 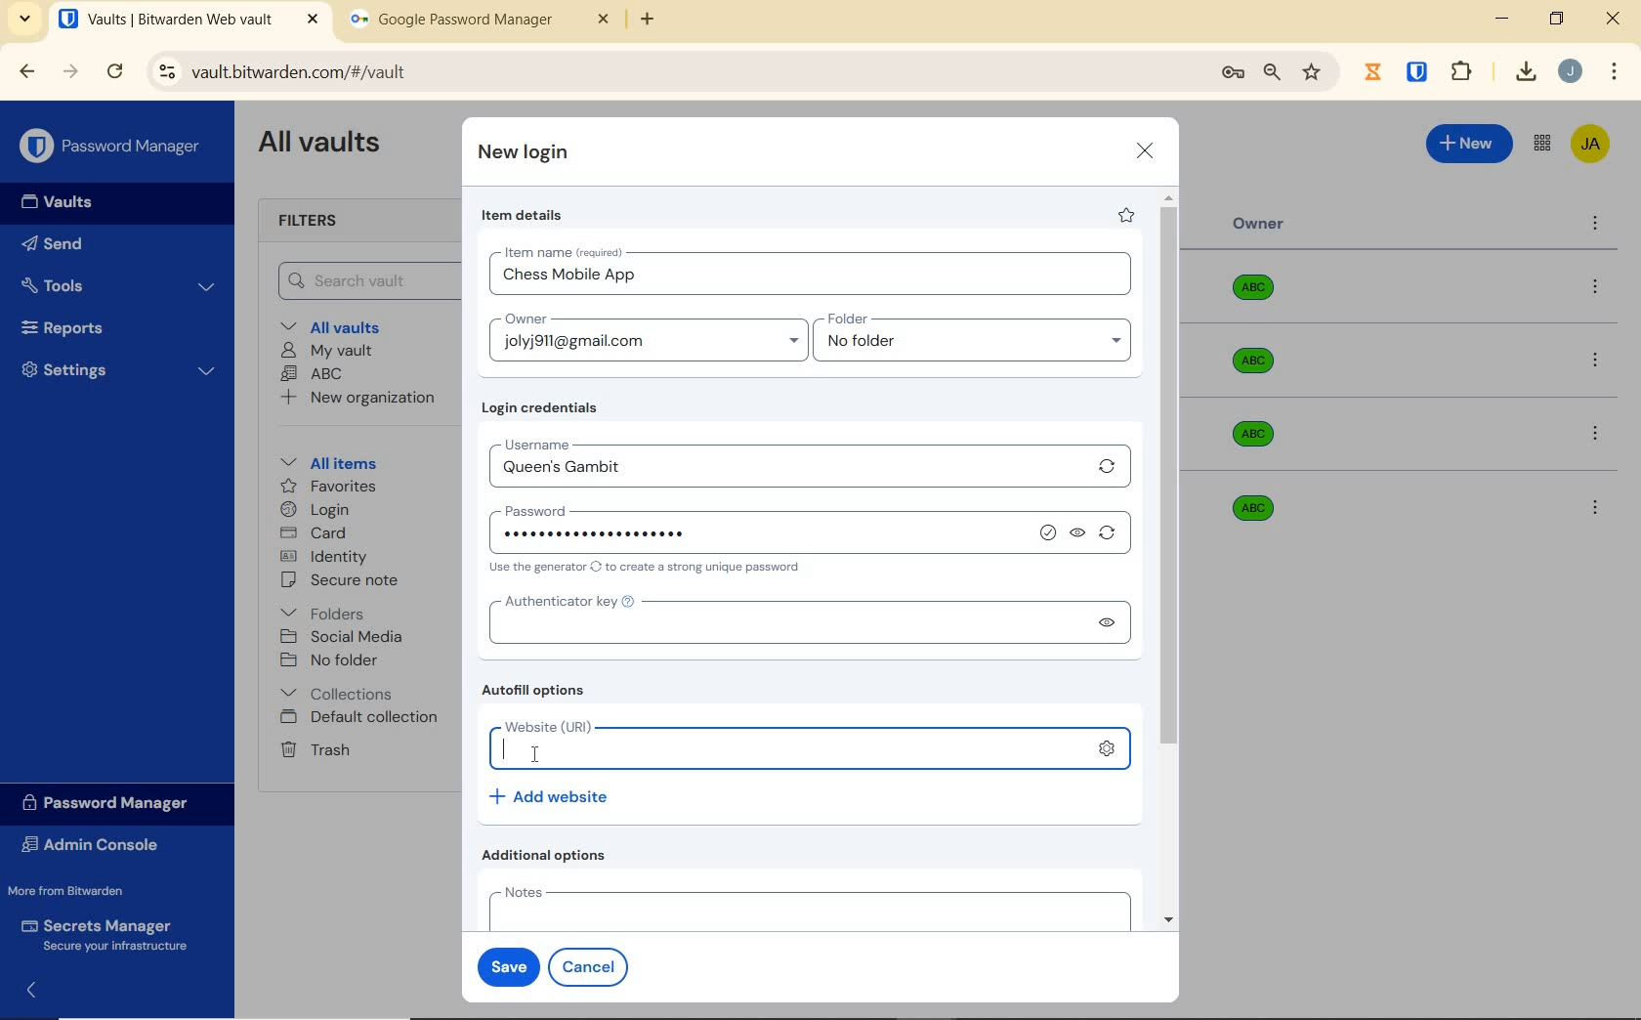 I want to click on extensions, so click(x=1419, y=70).